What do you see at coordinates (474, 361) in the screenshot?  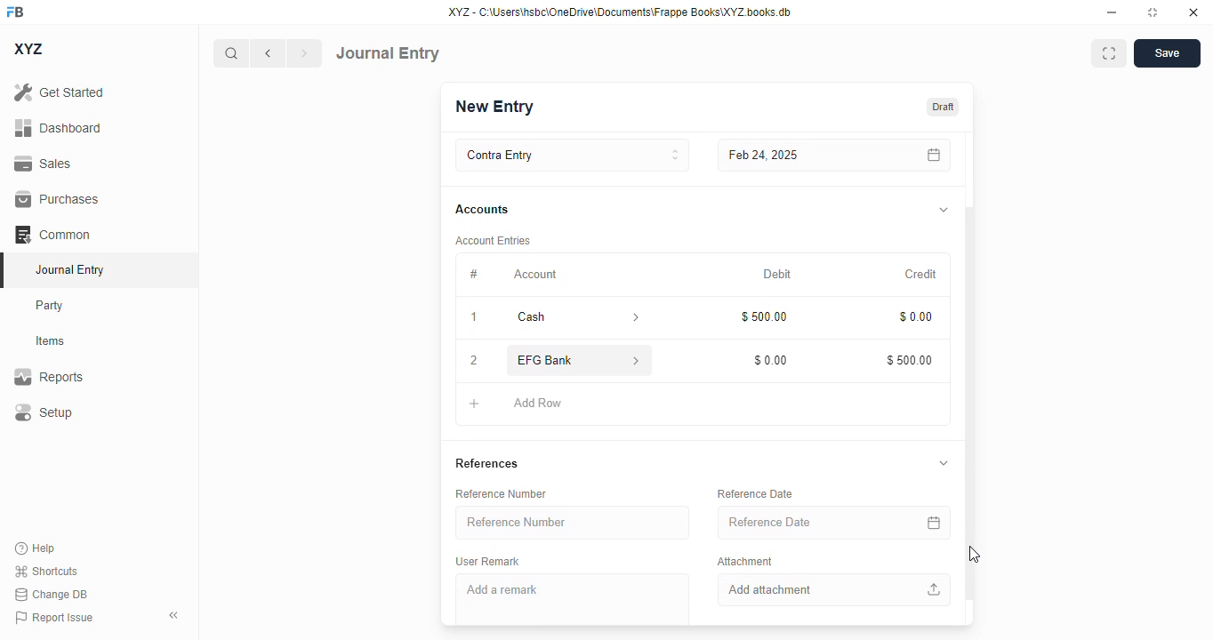 I see `2` at bounding box center [474, 361].